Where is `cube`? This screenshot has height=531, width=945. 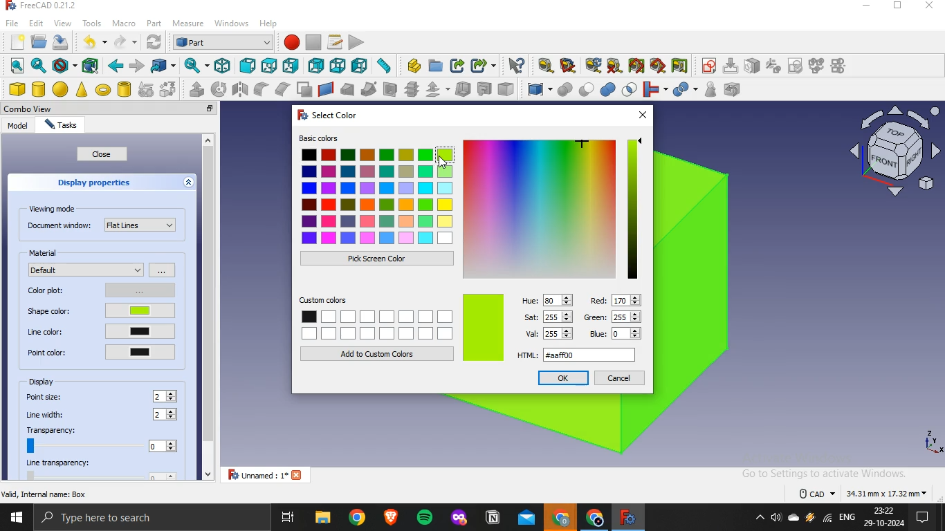 cube is located at coordinates (17, 89).